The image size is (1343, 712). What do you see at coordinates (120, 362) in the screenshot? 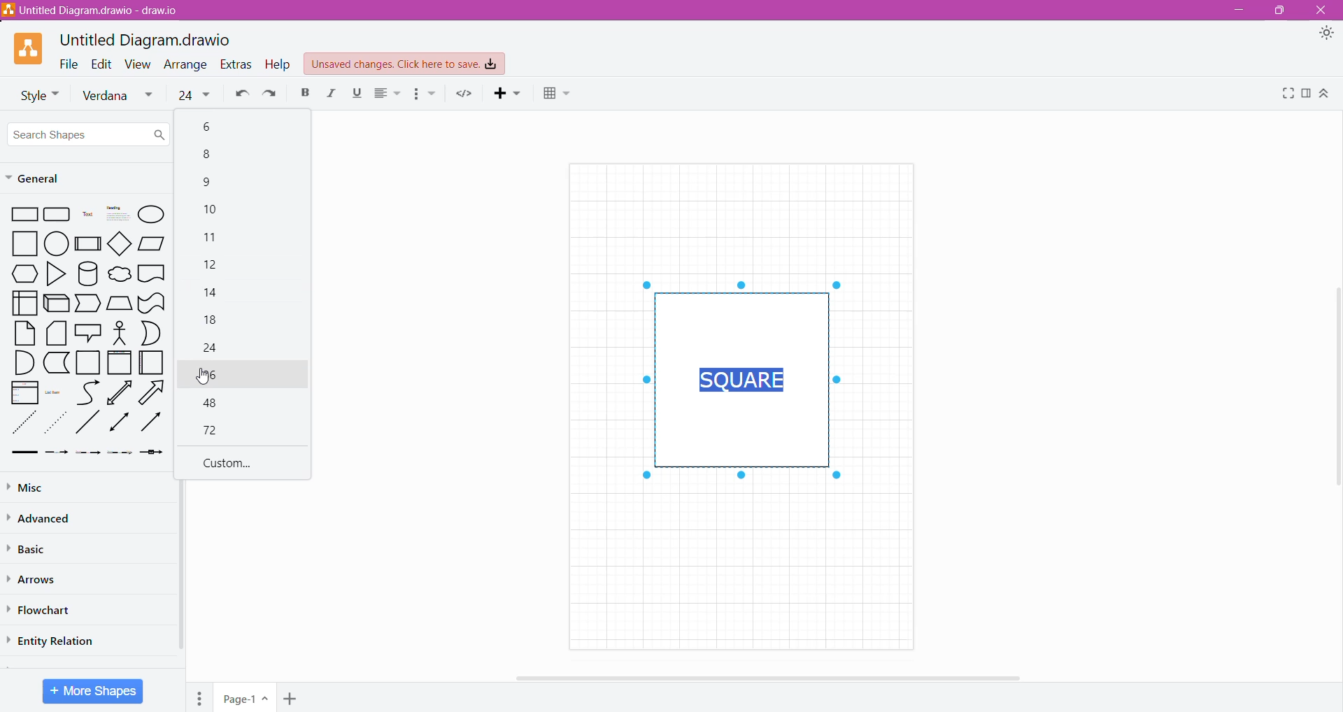
I see `Frame` at bounding box center [120, 362].